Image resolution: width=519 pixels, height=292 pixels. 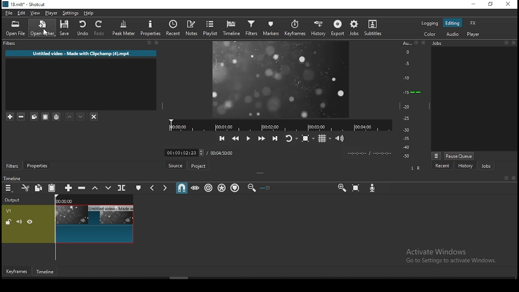 I want to click on toggle grid display on player, so click(x=324, y=140).